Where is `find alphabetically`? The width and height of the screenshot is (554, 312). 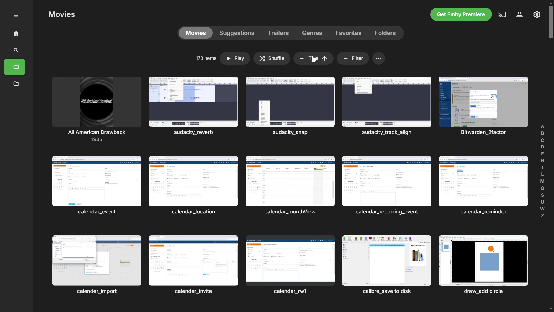 find alphabetically is located at coordinates (542, 171).